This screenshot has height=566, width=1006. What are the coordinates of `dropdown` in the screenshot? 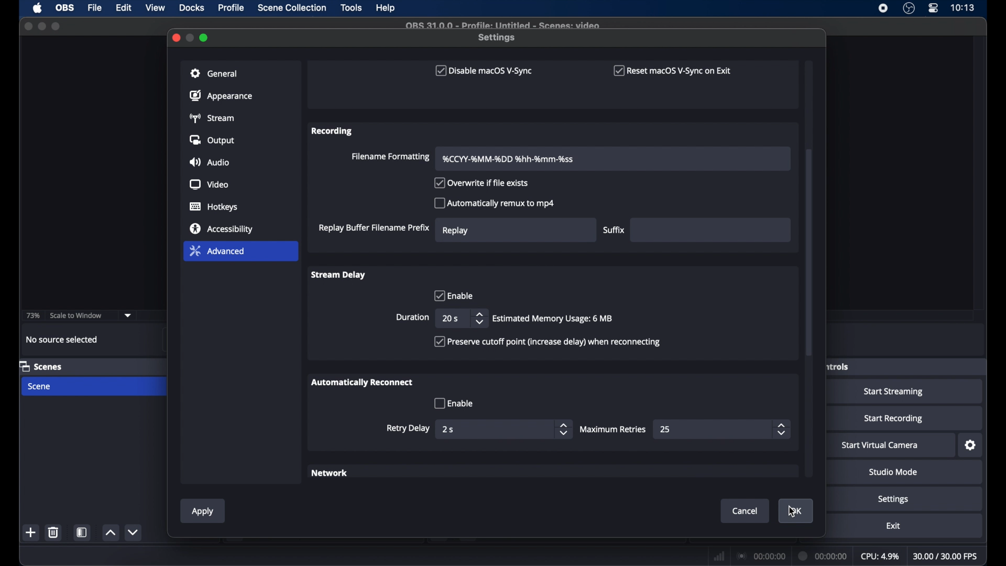 It's located at (128, 315).